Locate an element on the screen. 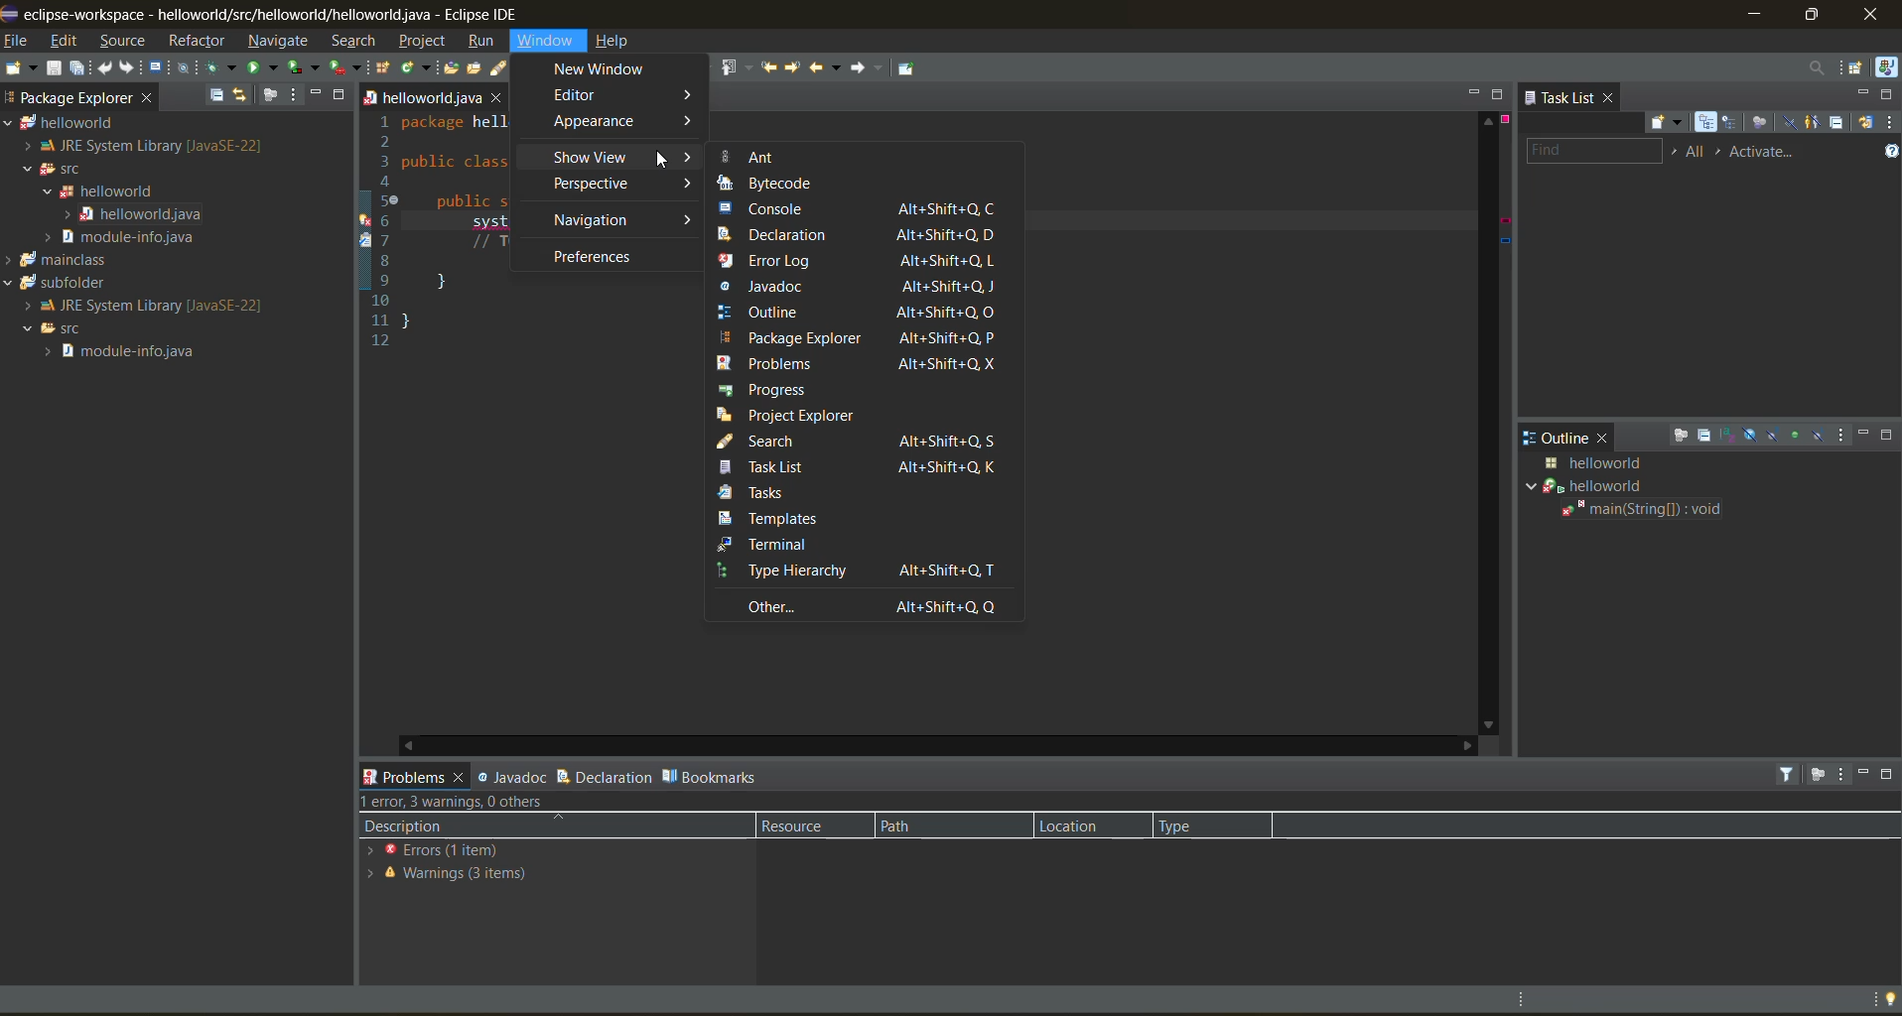 The image size is (1902, 1016). help is located at coordinates (618, 45).